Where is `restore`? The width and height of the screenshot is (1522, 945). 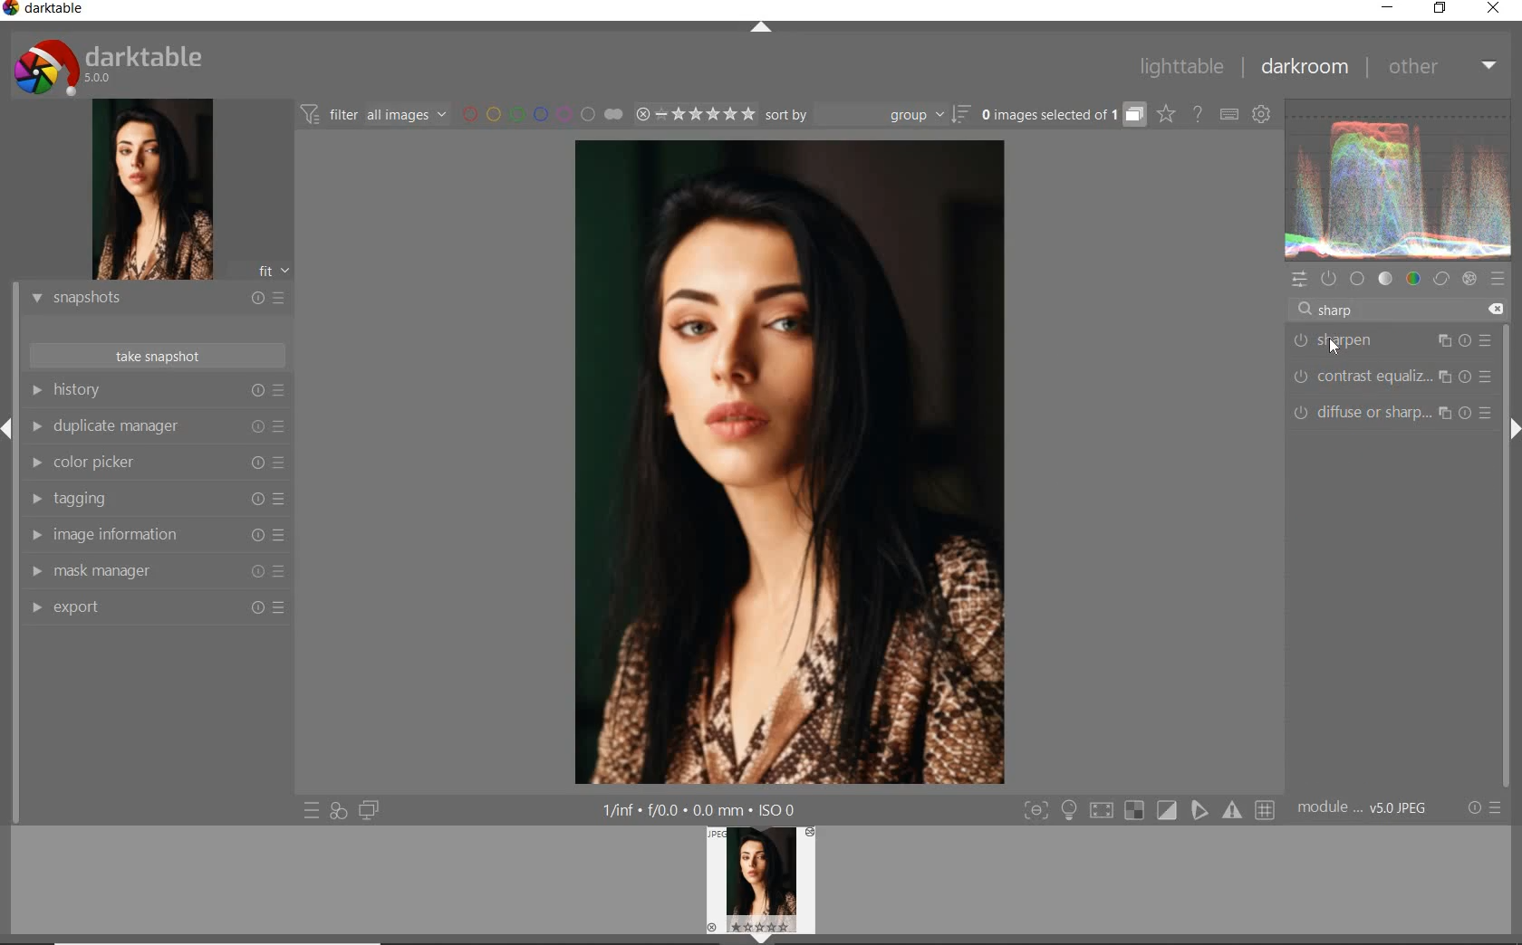
restore is located at coordinates (1441, 11).